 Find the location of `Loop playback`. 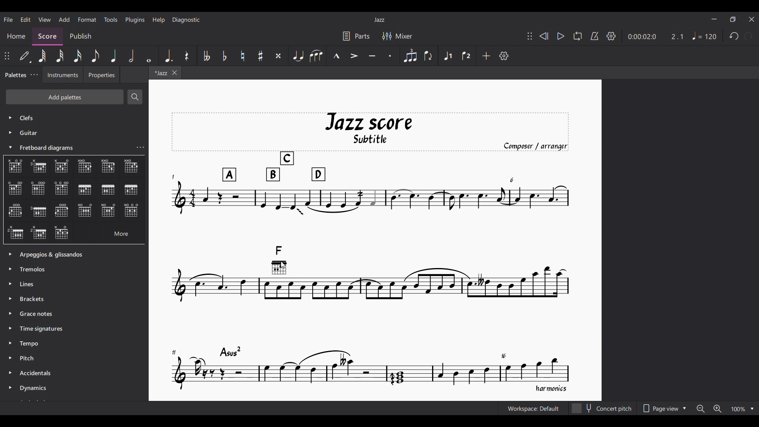

Loop playback is located at coordinates (578, 36).